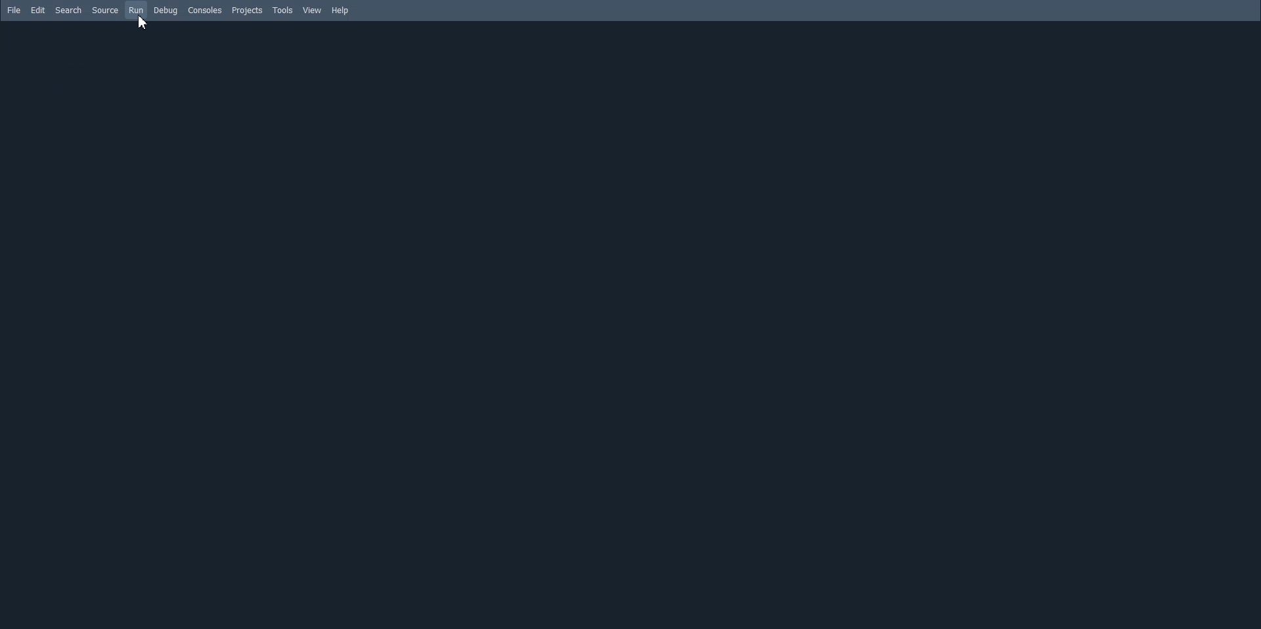  Describe the element at coordinates (284, 10) in the screenshot. I see `Tools` at that location.